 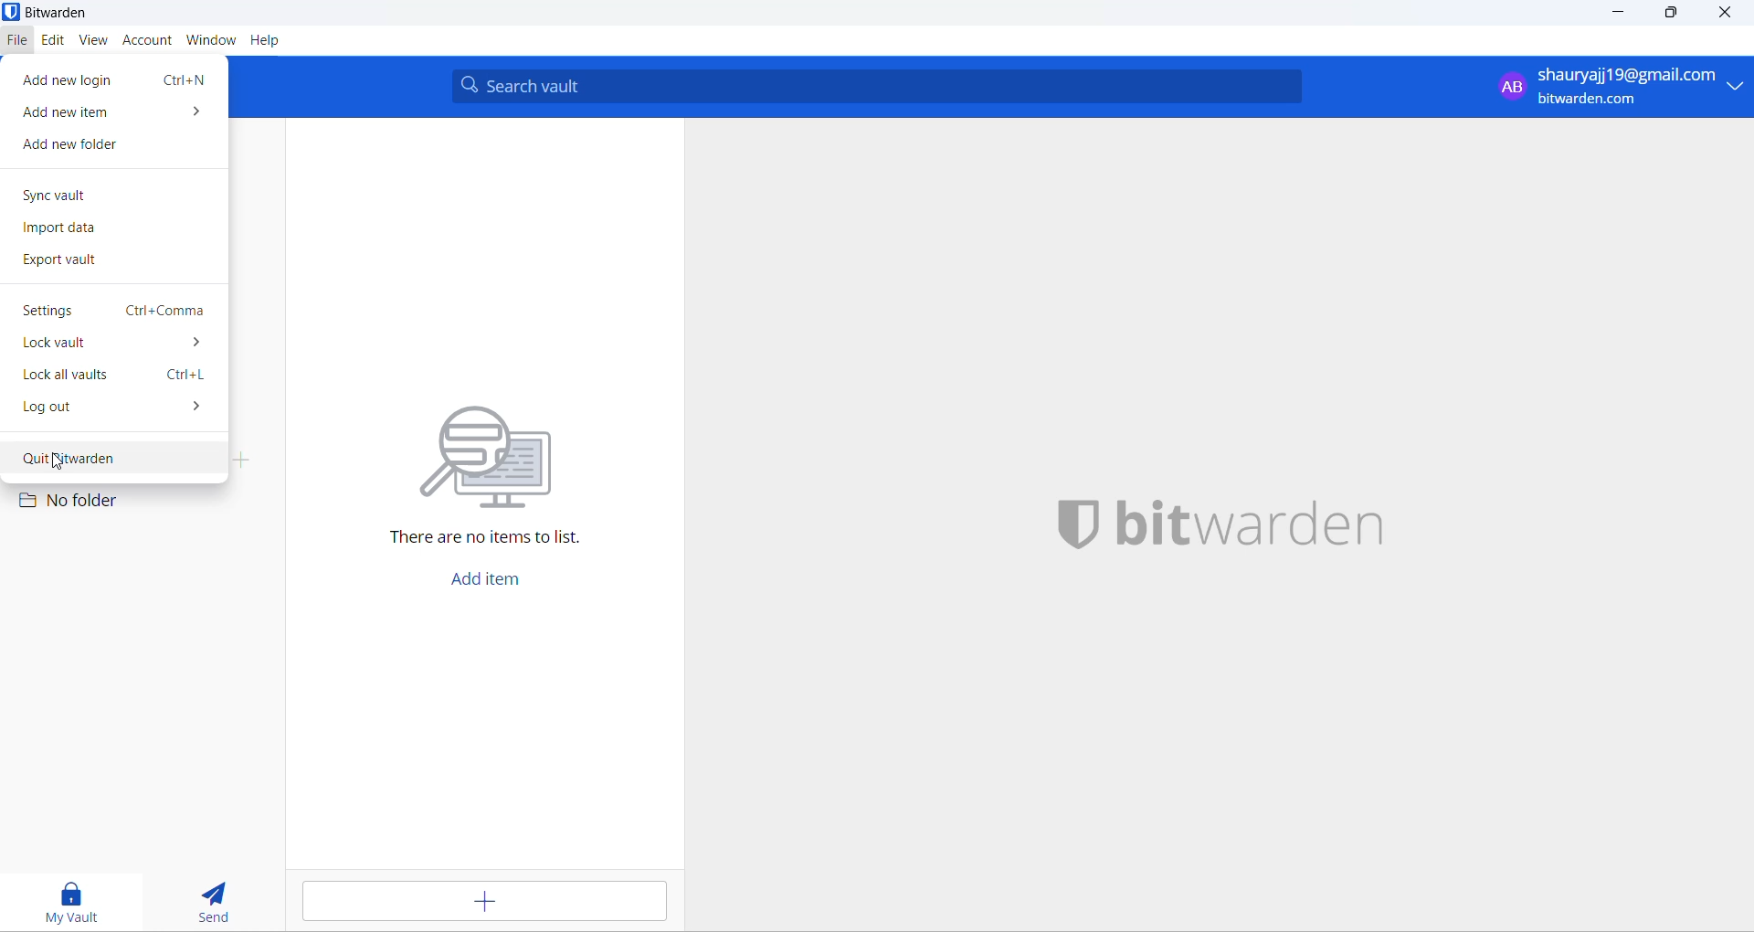 What do you see at coordinates (1251, 528) in the screenshot?
I see `application name` at bounding box center [1251, 528].